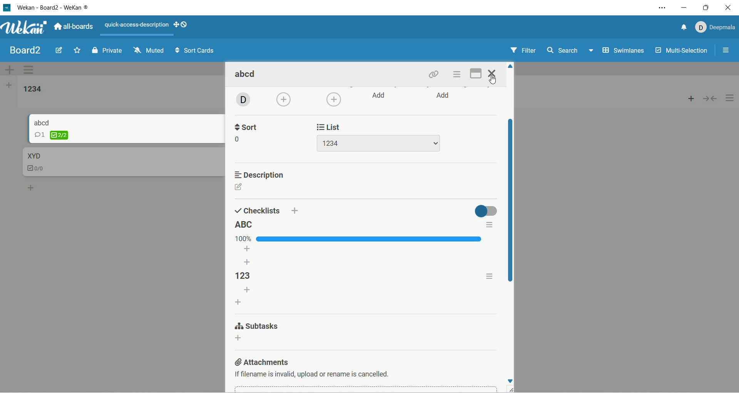 The height and width of the screenshot is (393, 739). What do you see at coordinates (150, 50) in the screenshot?
I see `muted` at bounding box center [150, 50].